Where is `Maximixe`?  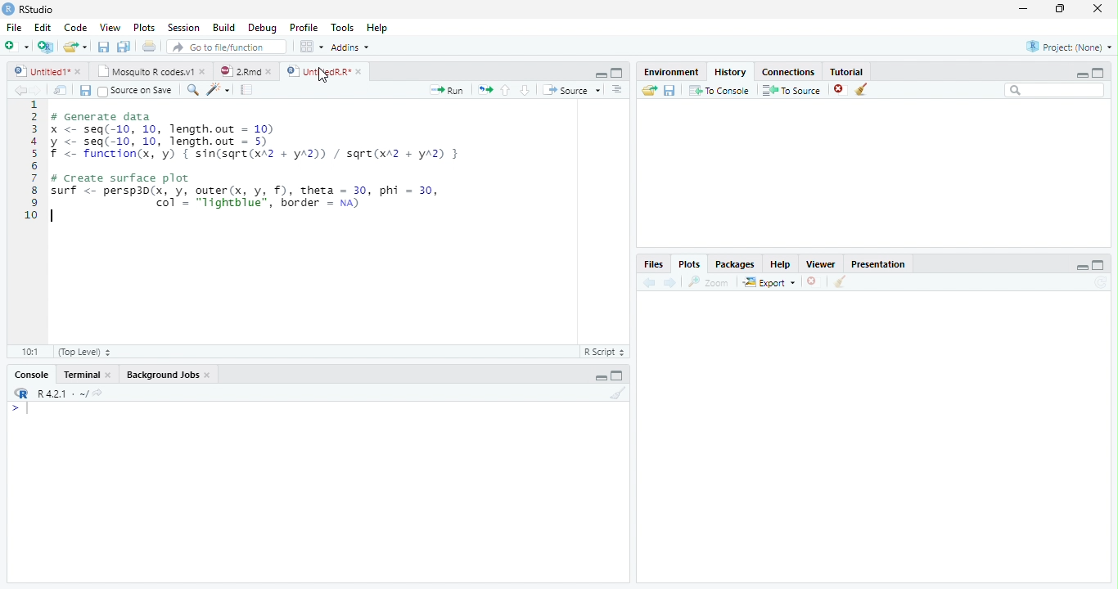
Maximixe is located at coordinates (617, 72).